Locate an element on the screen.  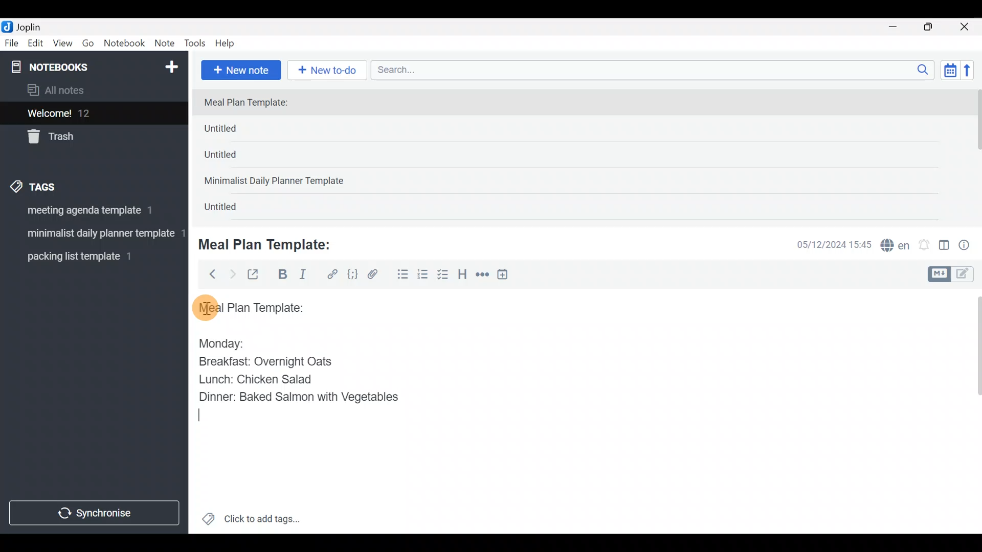
Set alarm is located at coordinates (925, 246).